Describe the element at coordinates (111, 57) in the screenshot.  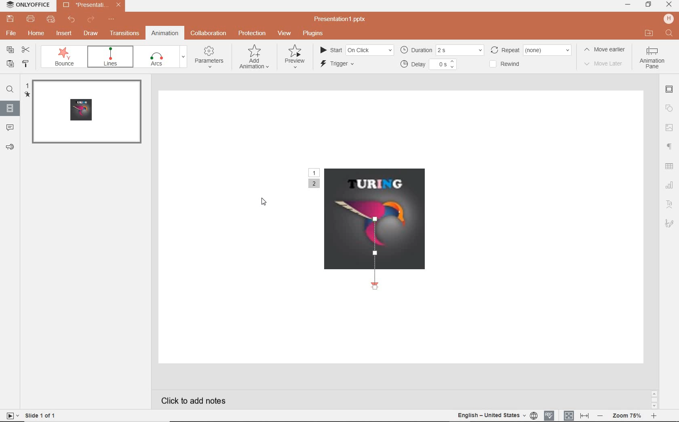
I see `bounce` at that location.